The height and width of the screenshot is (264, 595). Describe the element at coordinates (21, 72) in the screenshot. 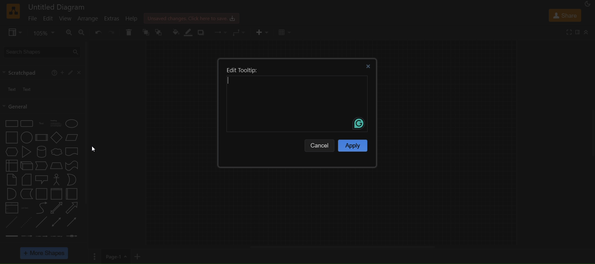

I see `scratchpad` at that location.